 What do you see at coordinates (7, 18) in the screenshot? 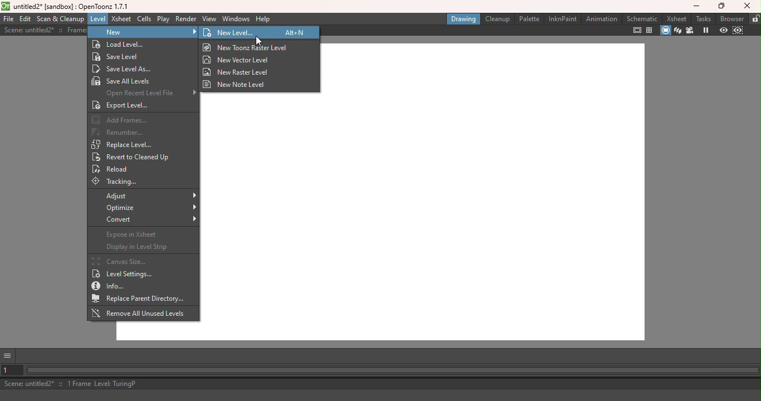
I see `File` at bounding box center [7, 18].